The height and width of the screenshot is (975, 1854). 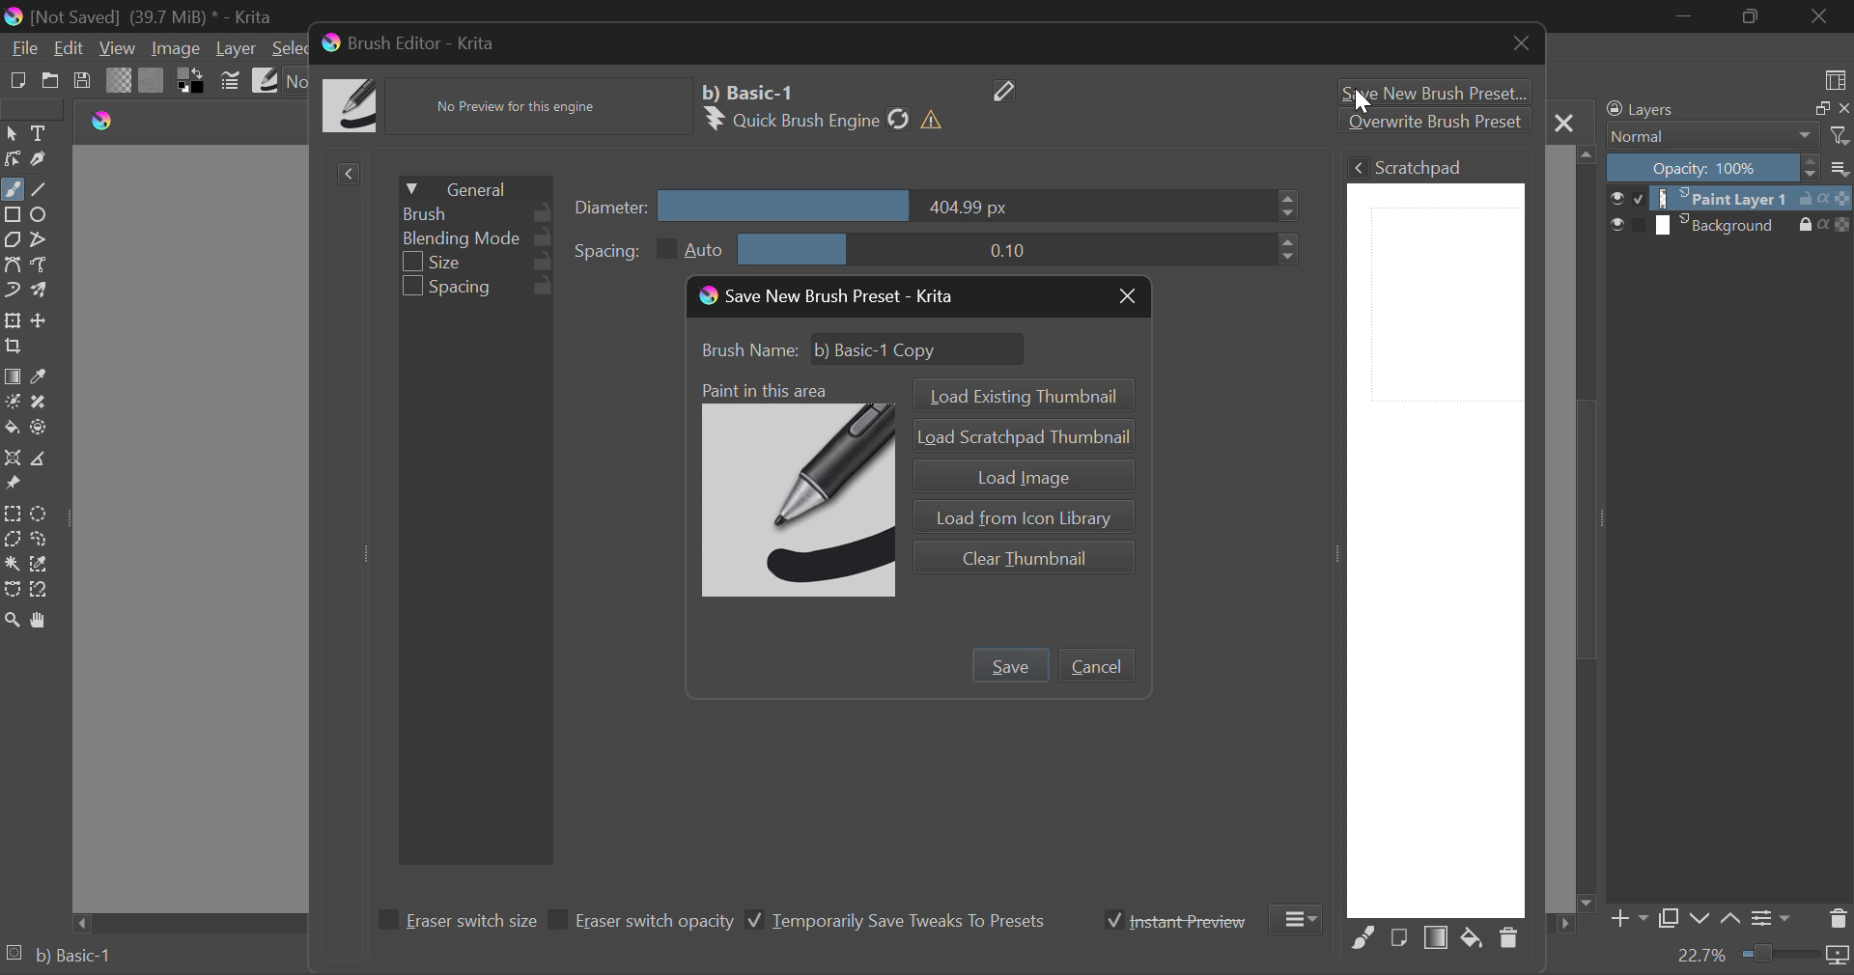 What do you see at coordinates (23, 48) in the screenshot?
I see `File` at bounding box center [23, 48].